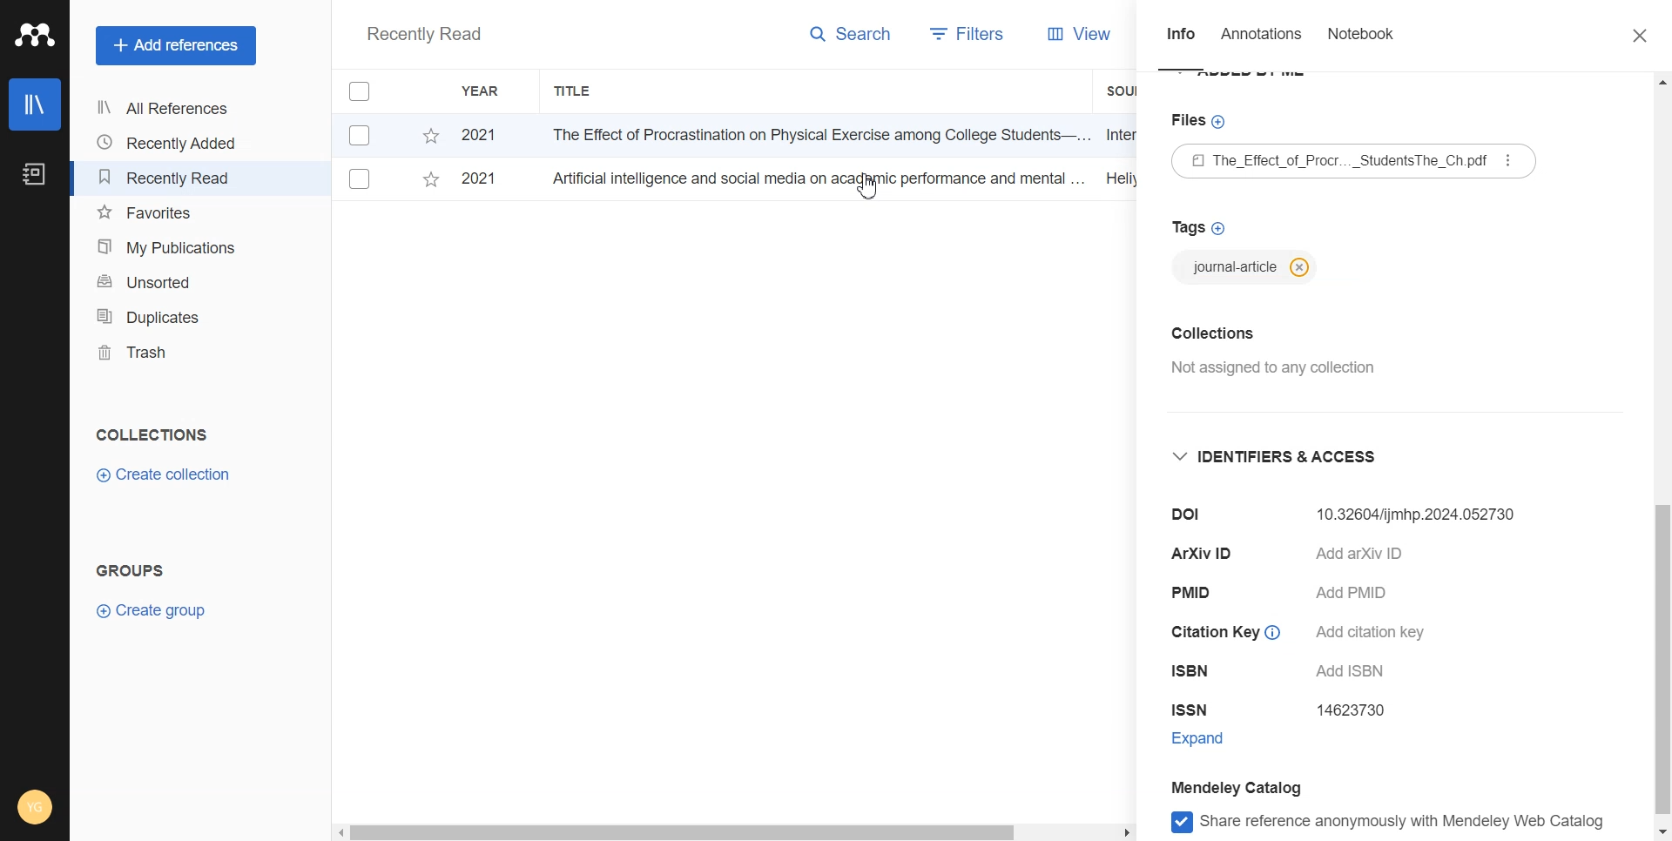 Image resolution: width=1672 pixels, height=841 pixels. I want to click on 2021, so click(488, 181).